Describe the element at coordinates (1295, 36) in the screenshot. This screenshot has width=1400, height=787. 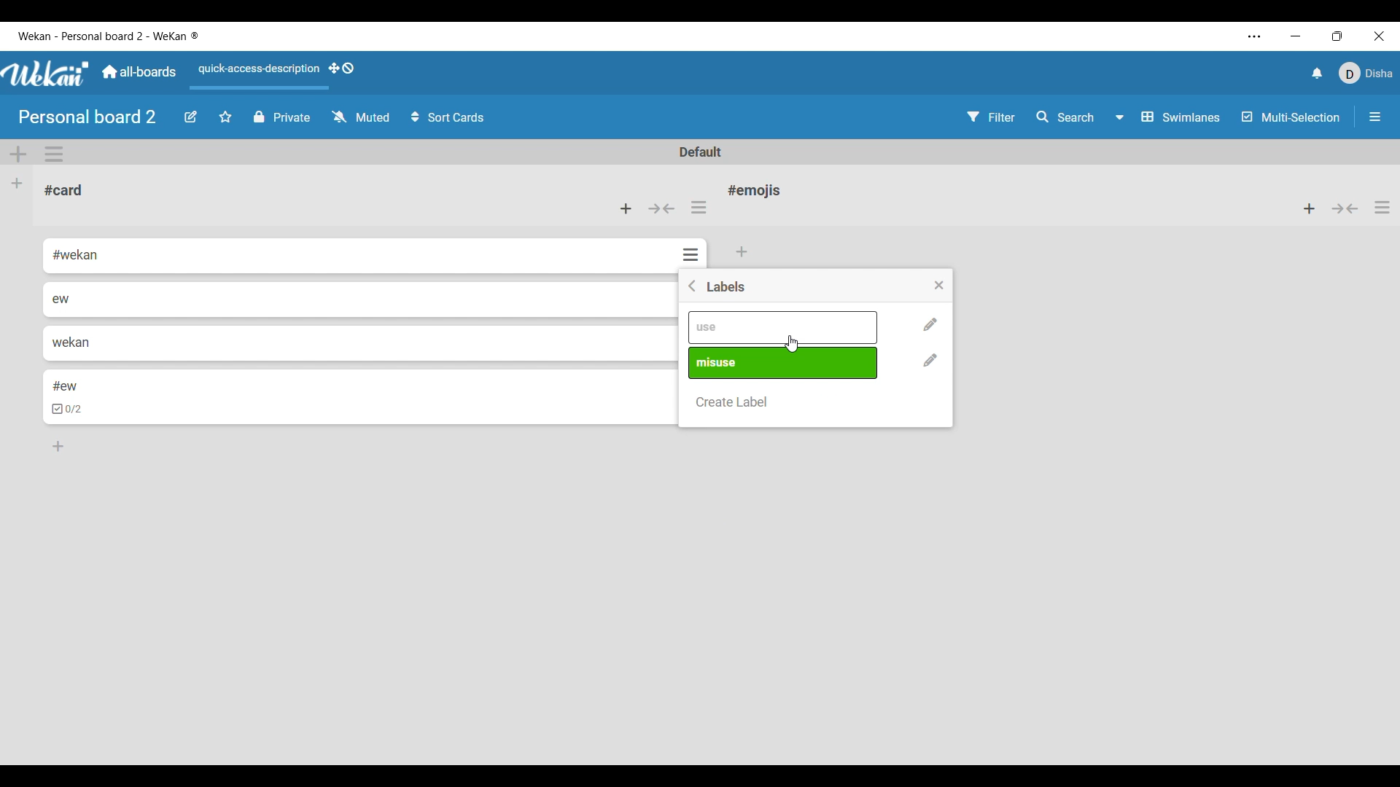
I see `Minimize` at that location.